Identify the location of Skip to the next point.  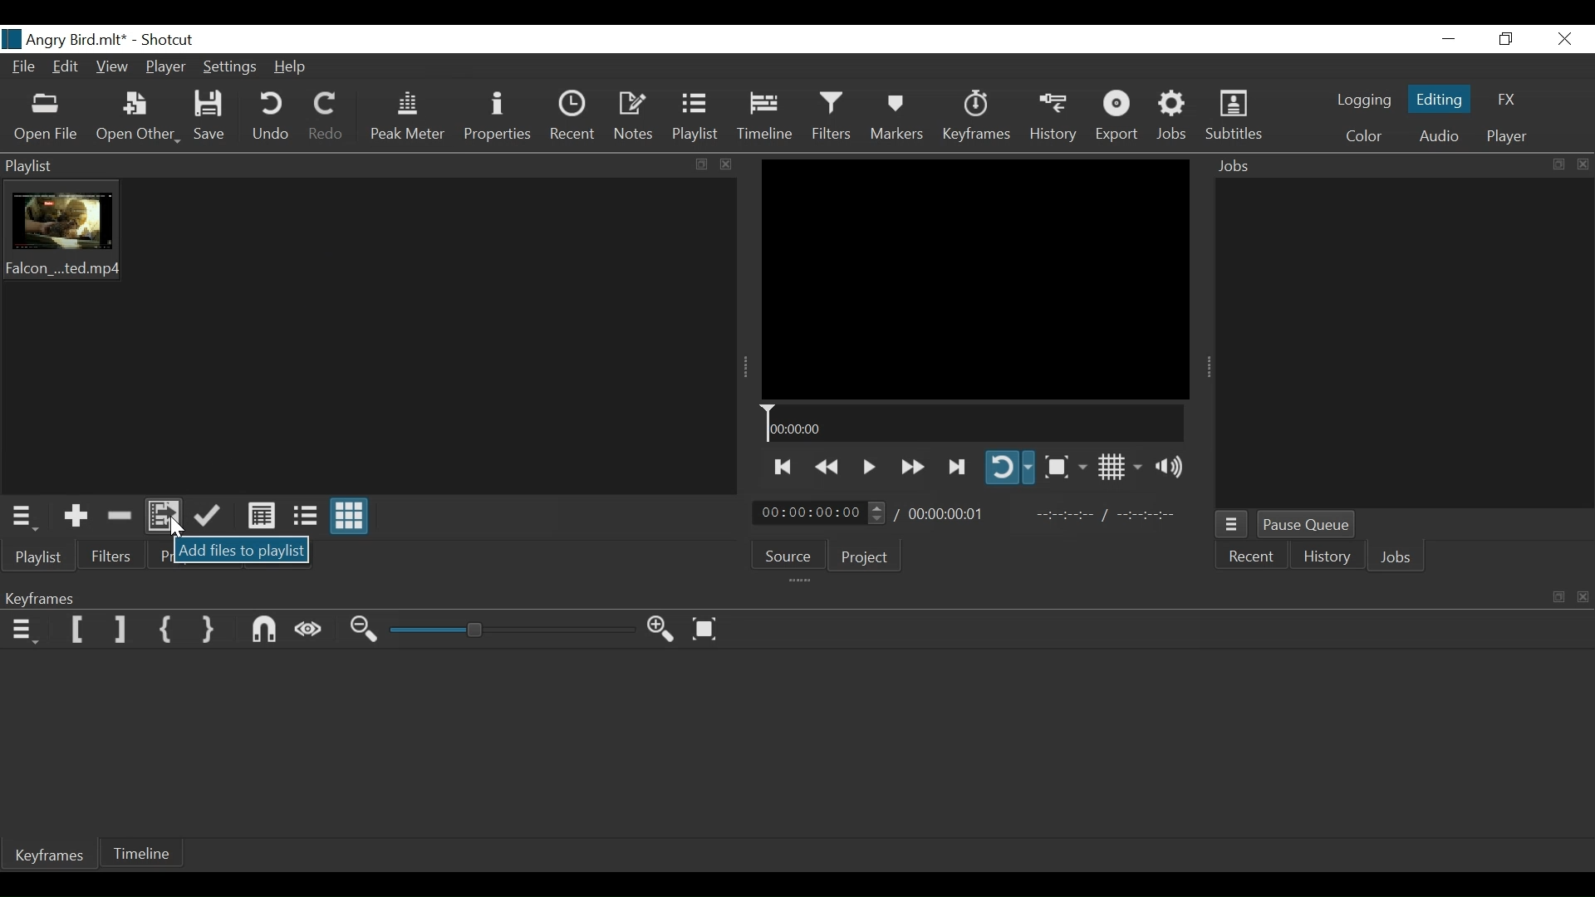
(783, 467).